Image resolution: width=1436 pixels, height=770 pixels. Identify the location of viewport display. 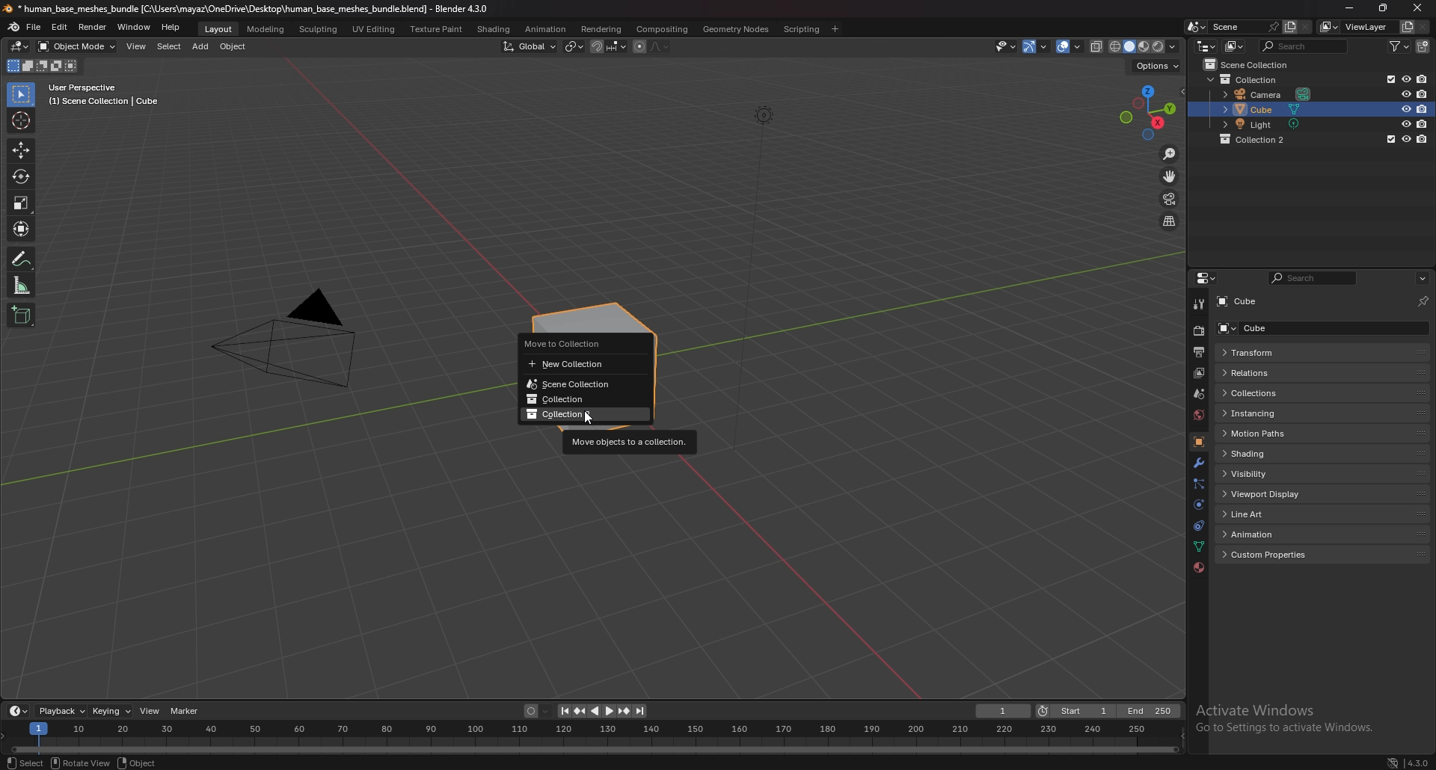
(1275, 494).